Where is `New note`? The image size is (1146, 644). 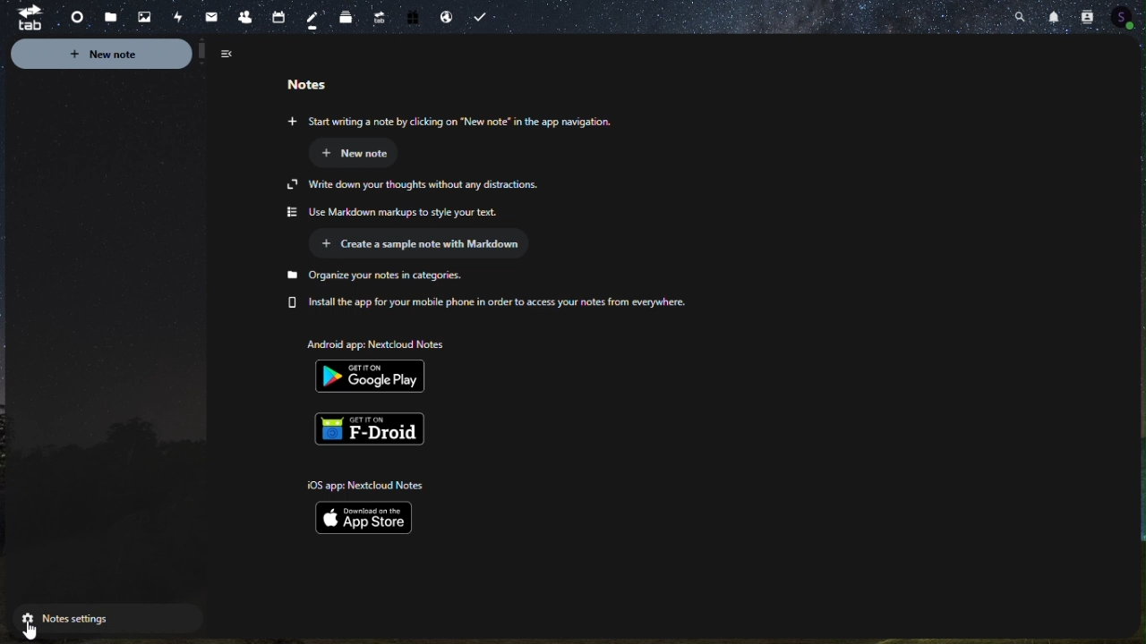 New note is located at coordinates (122, 55).